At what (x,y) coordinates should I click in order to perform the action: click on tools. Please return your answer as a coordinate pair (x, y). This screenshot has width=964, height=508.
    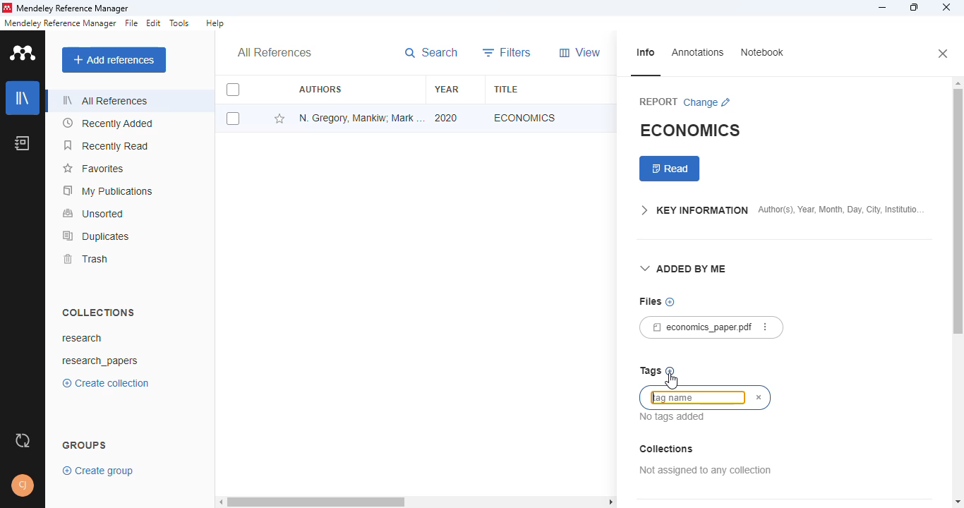
    Looking at the image, I should click on (181, 23).